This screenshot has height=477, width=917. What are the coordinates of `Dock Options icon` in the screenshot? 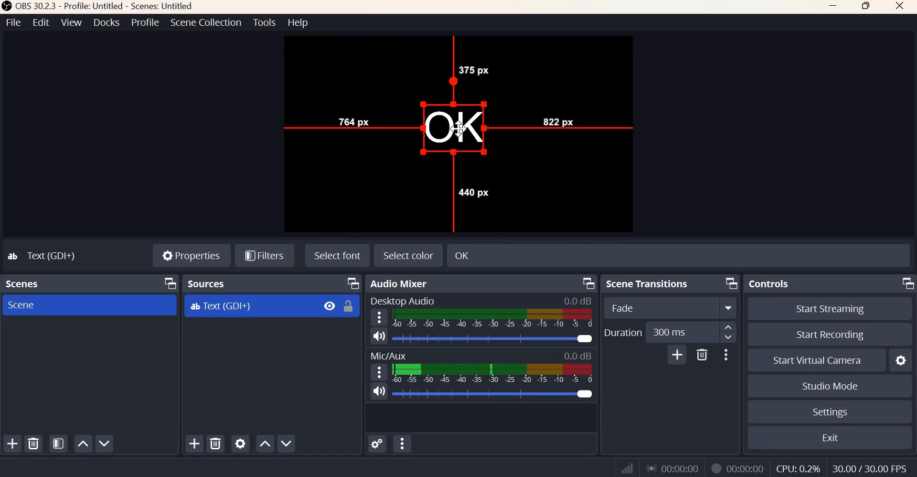 It's located at (731, 283).